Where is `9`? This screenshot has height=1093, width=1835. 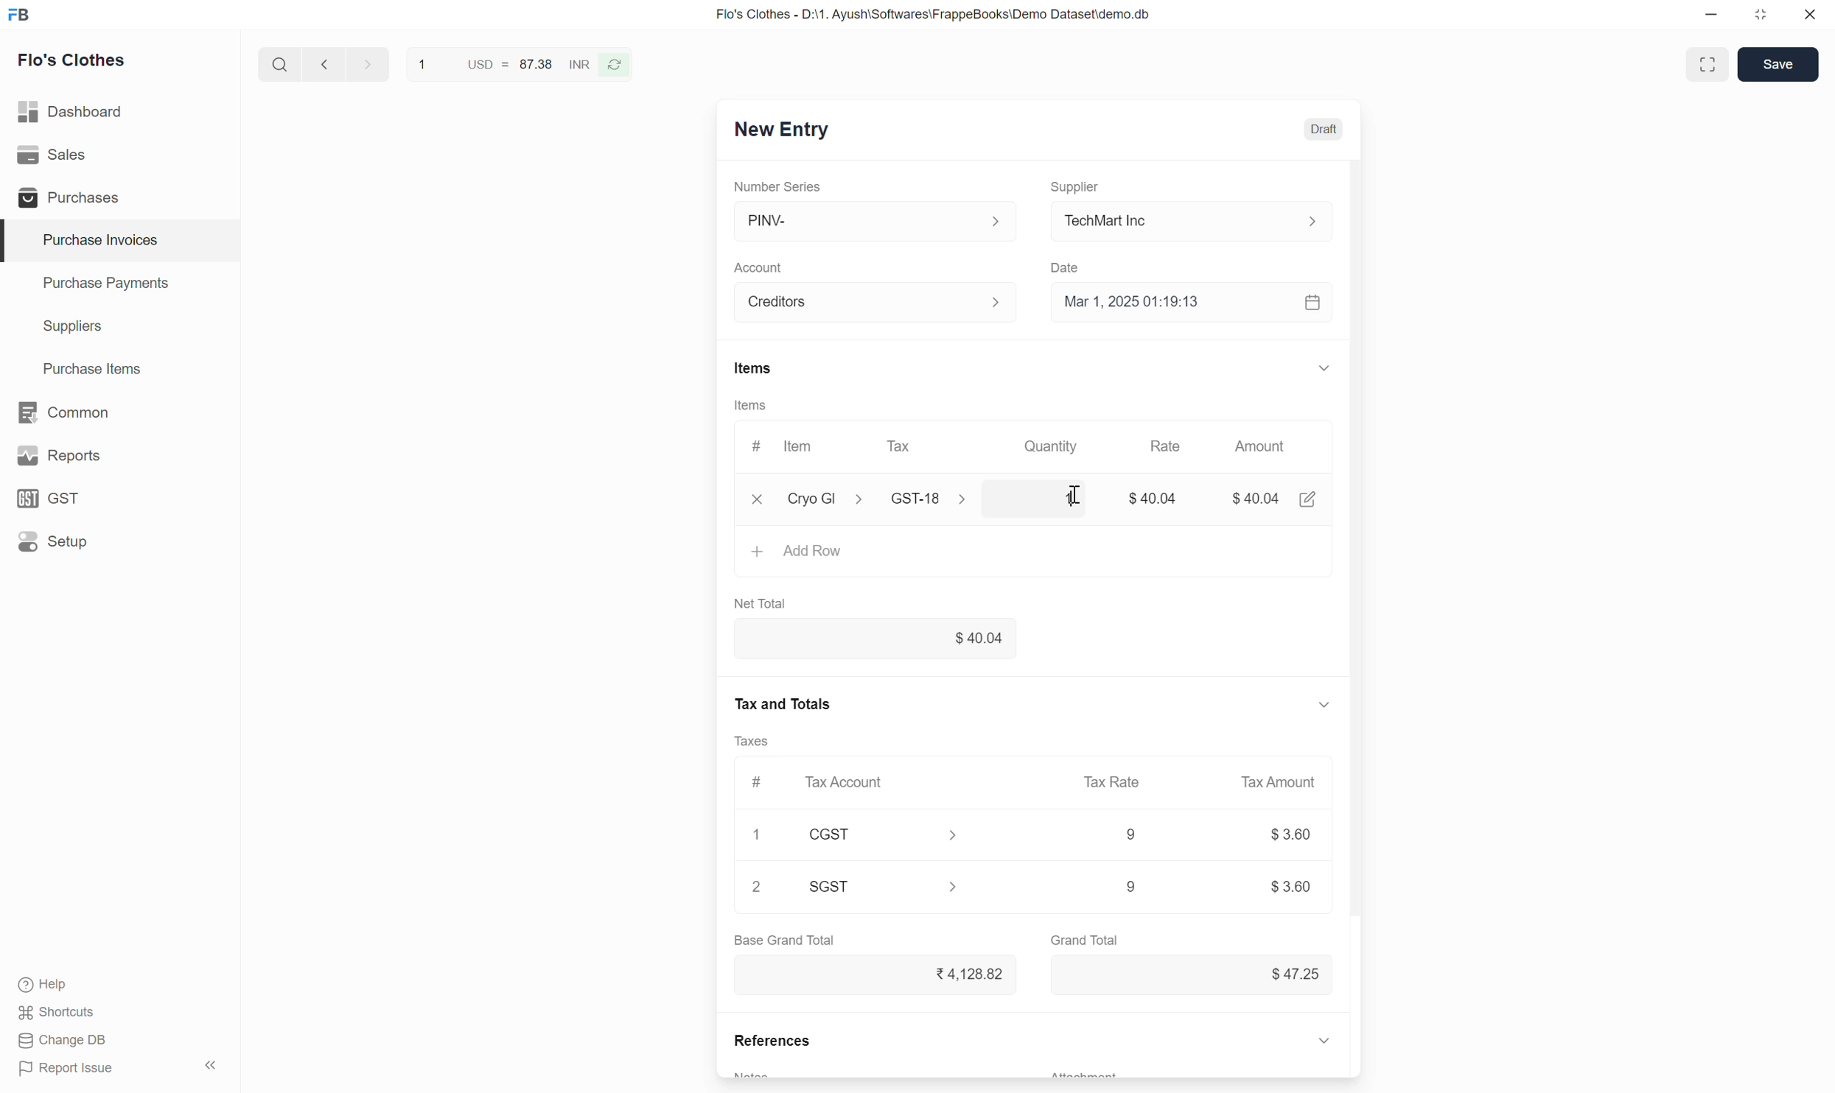
9 is located at coordinates (1108, 888).